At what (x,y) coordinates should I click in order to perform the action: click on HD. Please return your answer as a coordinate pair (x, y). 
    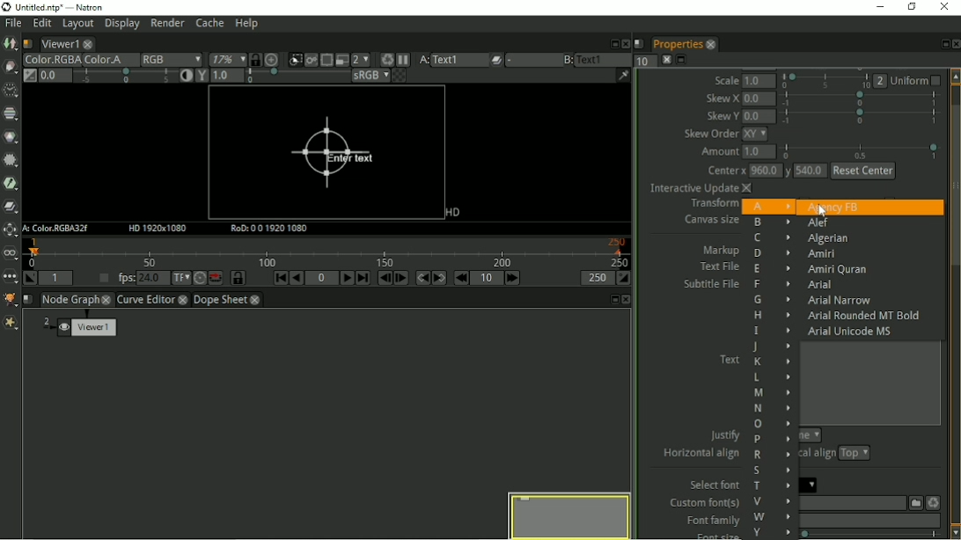
    Looking at the image, I should click on (159, 229).